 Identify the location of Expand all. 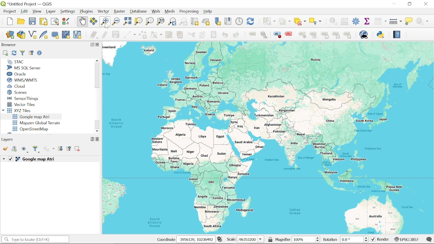
(60, 149).